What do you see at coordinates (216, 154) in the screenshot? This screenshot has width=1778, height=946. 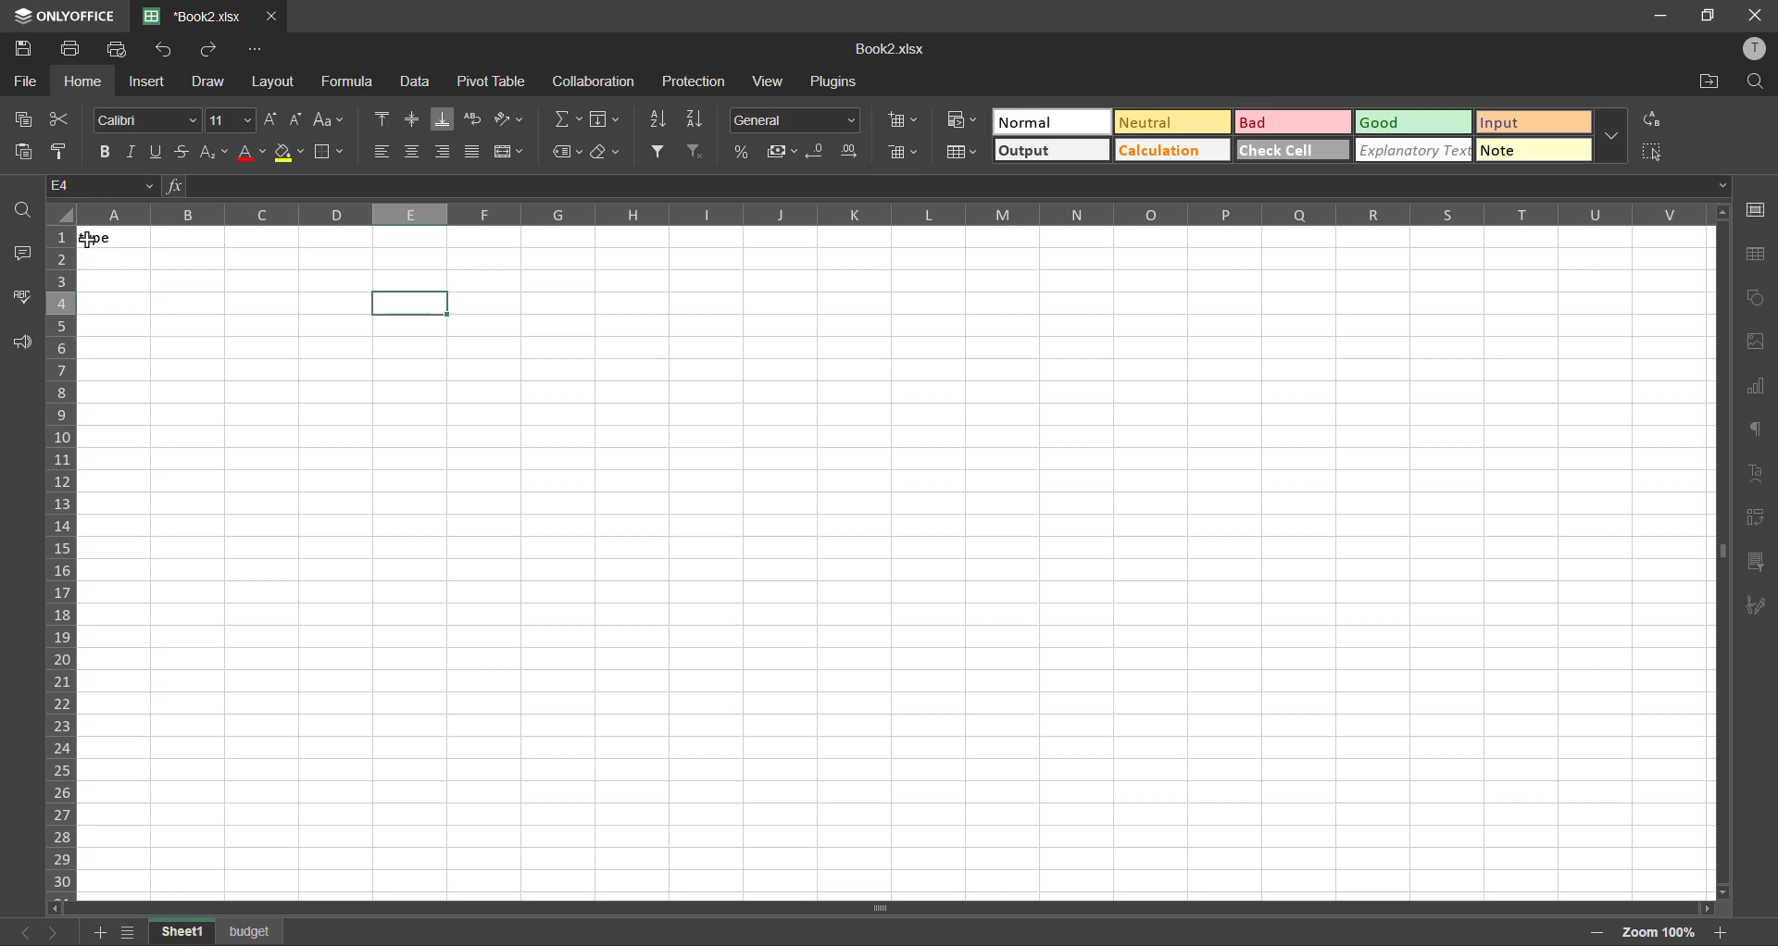 I see `sub/superscript` at bounding box center [216, 154].